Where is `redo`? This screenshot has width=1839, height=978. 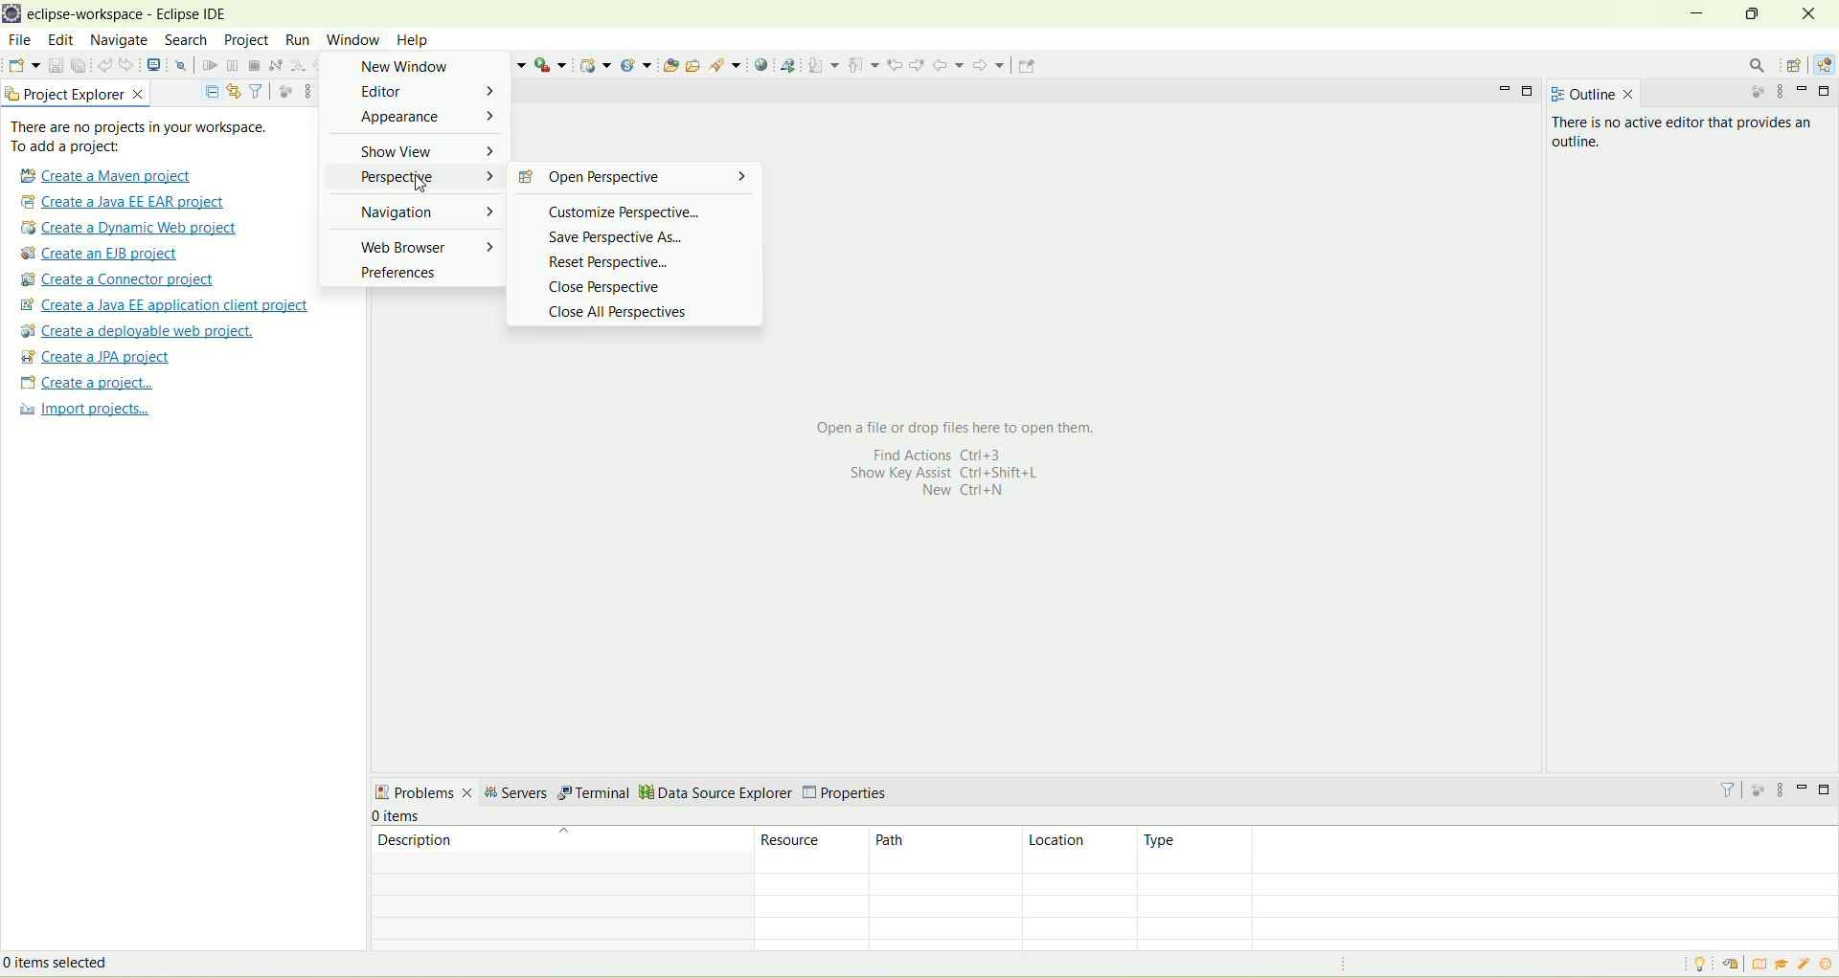
redo is located at coordinates (127, 65).